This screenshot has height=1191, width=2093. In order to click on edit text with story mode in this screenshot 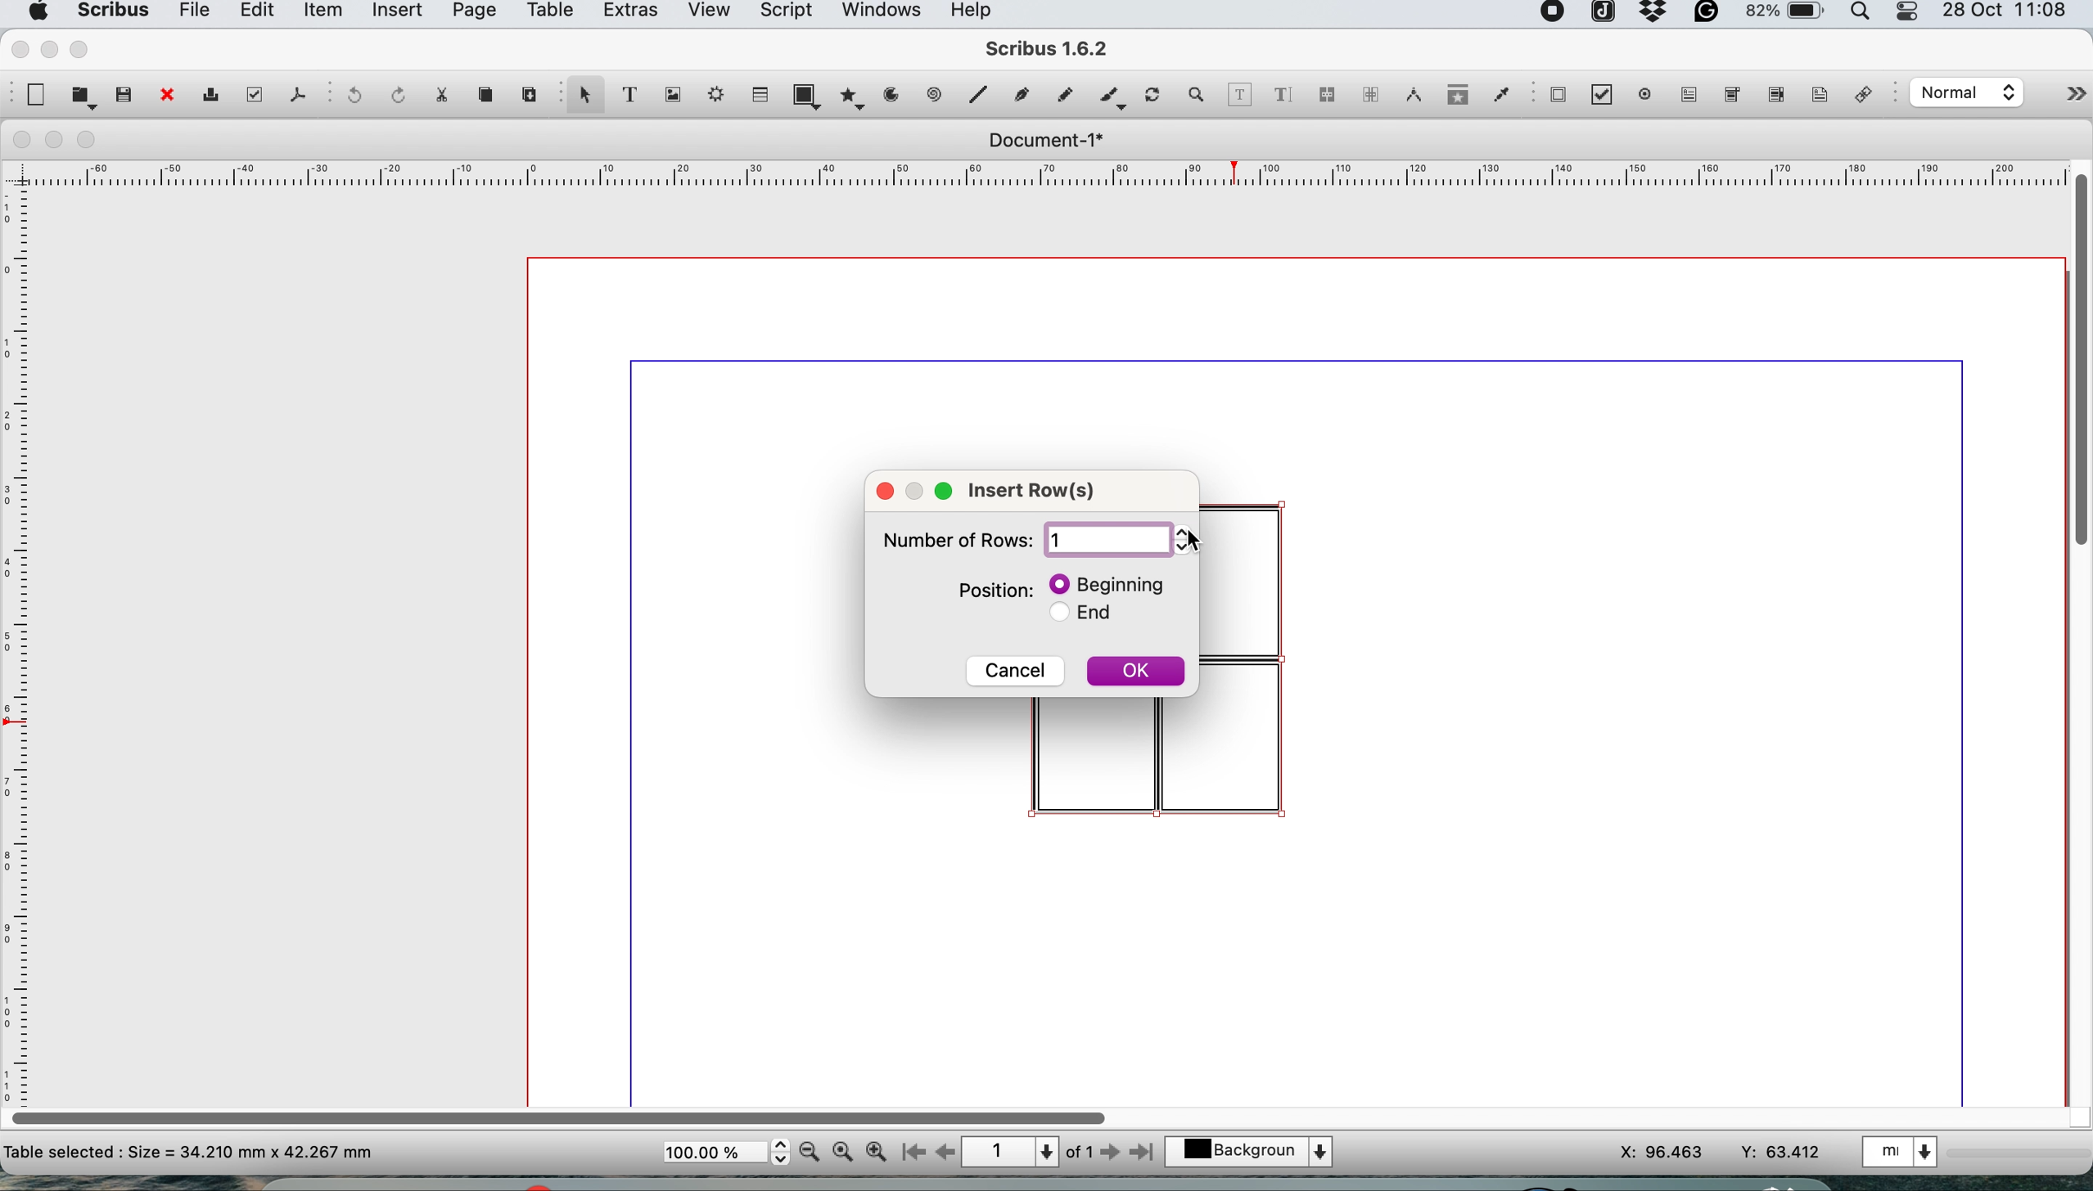, I will do `click(1282, 97)`.